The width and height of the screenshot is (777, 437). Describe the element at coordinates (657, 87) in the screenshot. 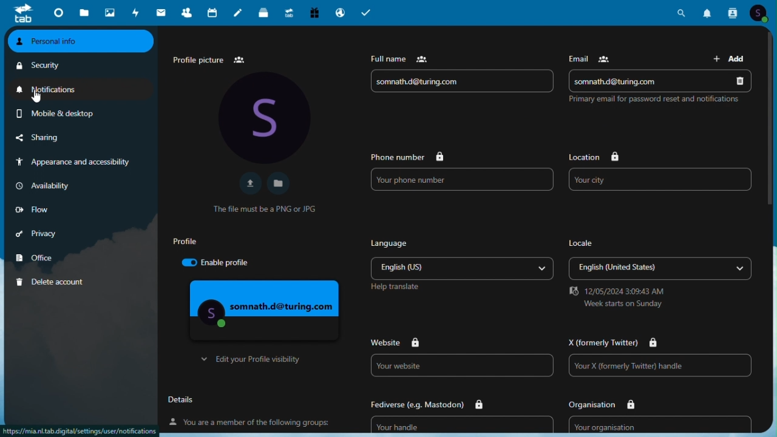

I see `Email` at that location.